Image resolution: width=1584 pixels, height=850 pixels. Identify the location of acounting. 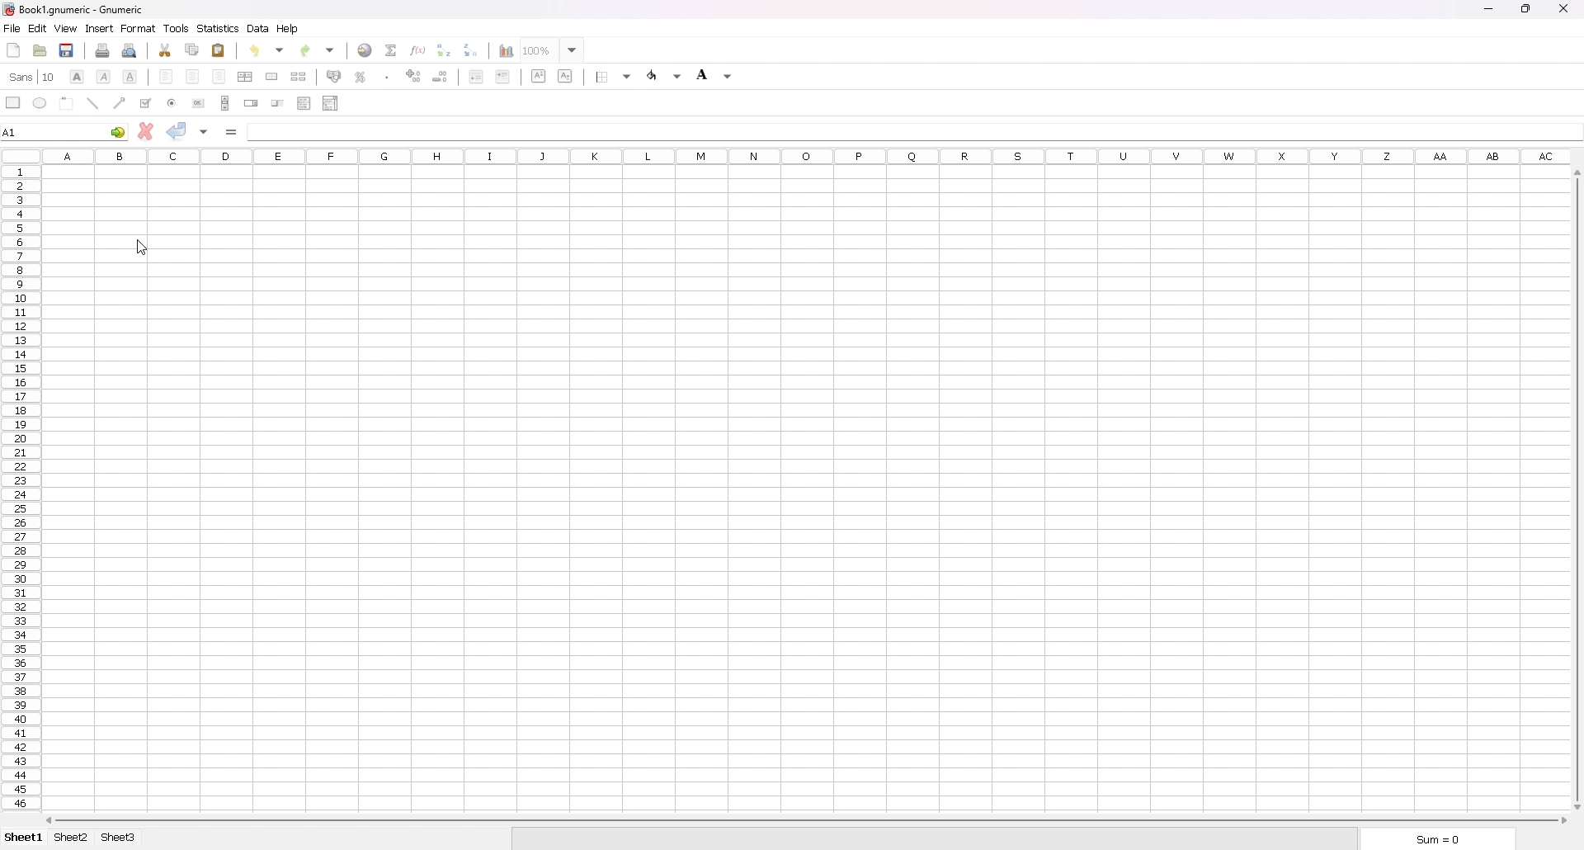
(334, 76).